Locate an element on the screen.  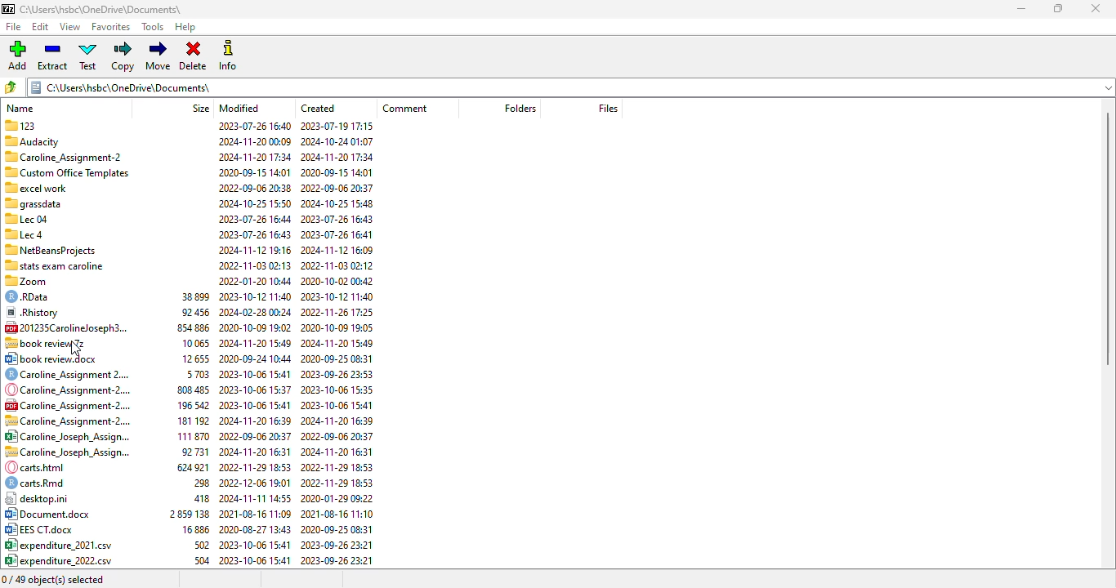
modified is located at coordinates (239, 108).